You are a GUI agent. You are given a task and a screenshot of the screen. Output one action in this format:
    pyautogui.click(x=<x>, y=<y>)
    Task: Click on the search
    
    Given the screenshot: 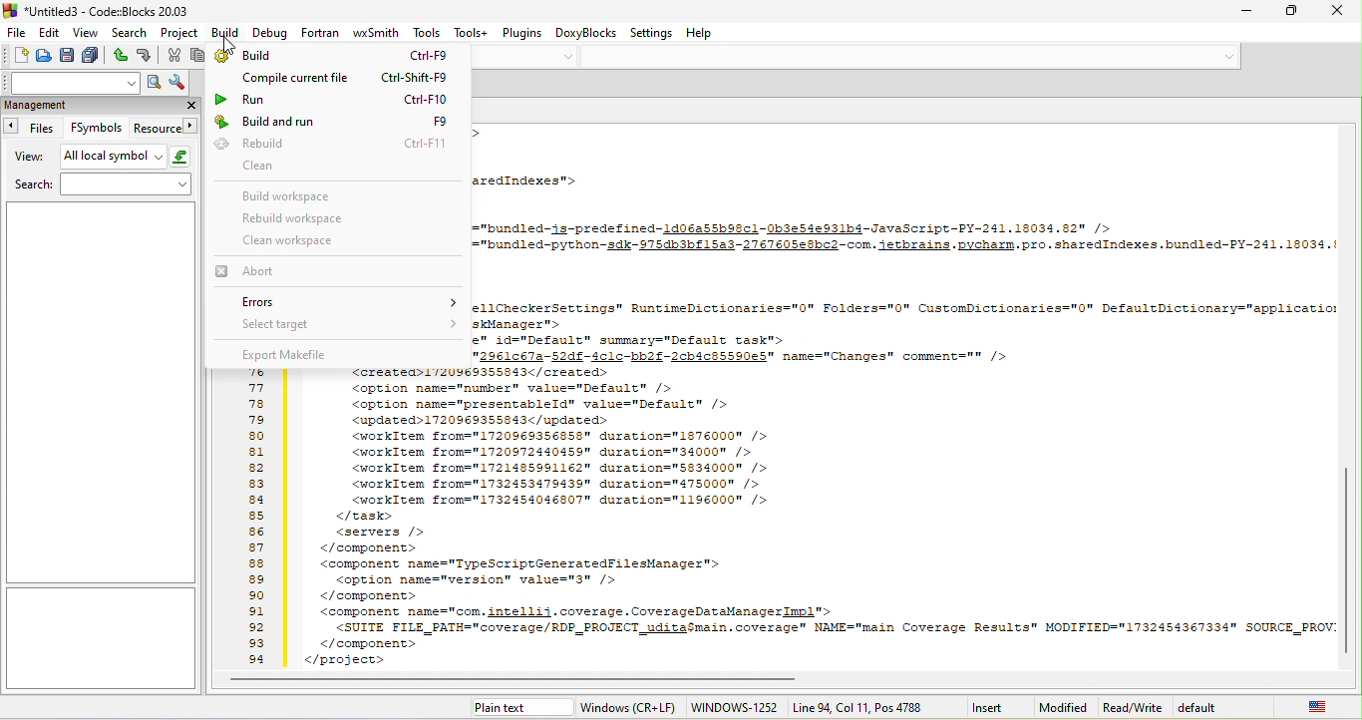 What is the action you would take?
    pyautogui.click(x=131, y=34)
    